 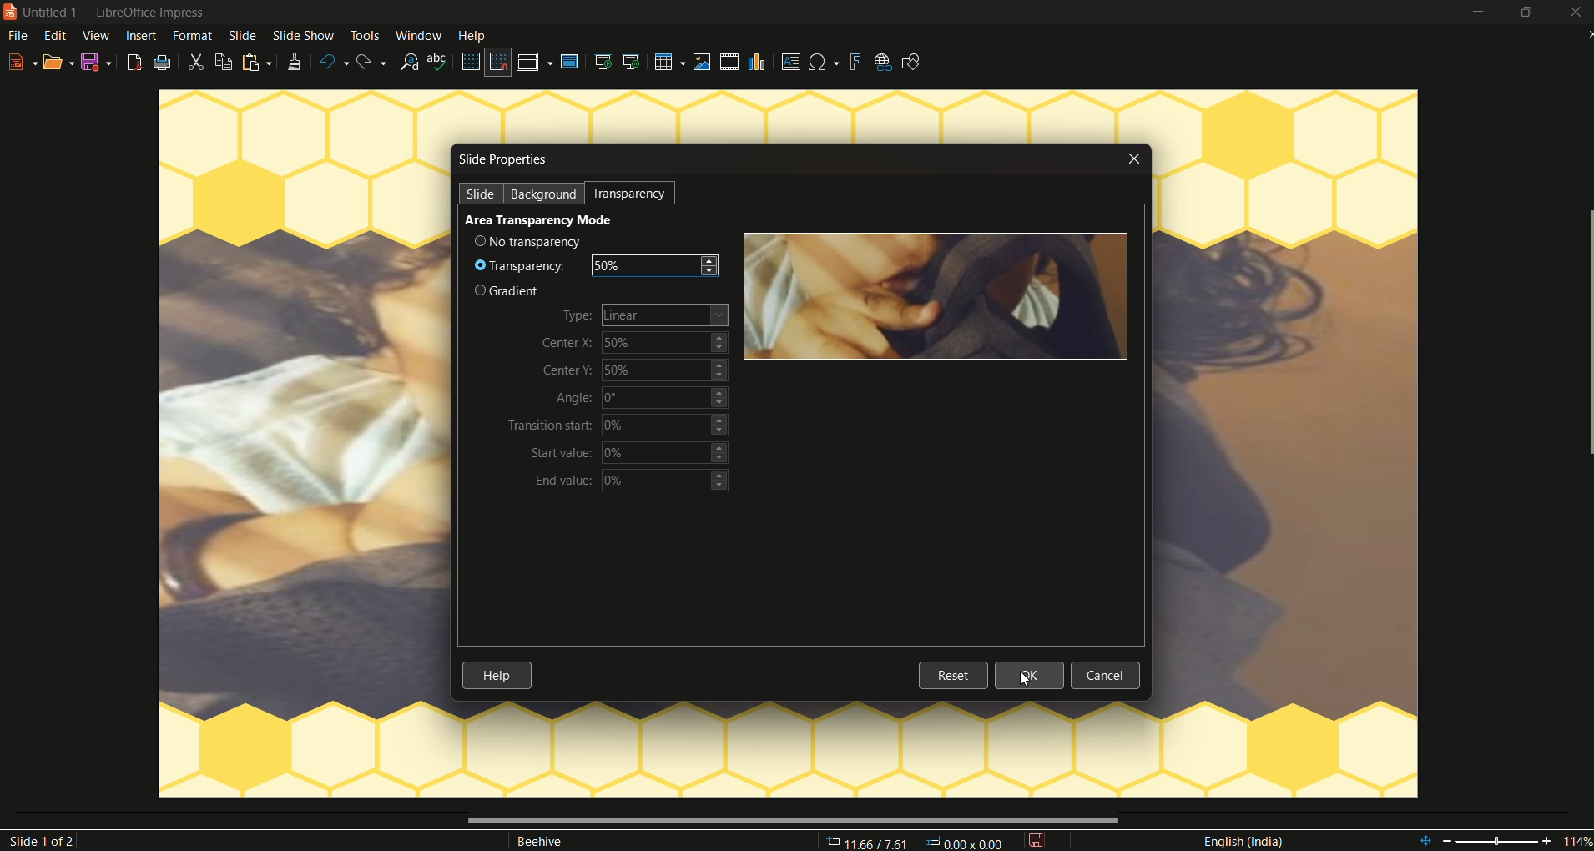 What do you see at coordinates (506, 160) in the screenshot?
I see `slide properties` at bounding box center [506, 160].